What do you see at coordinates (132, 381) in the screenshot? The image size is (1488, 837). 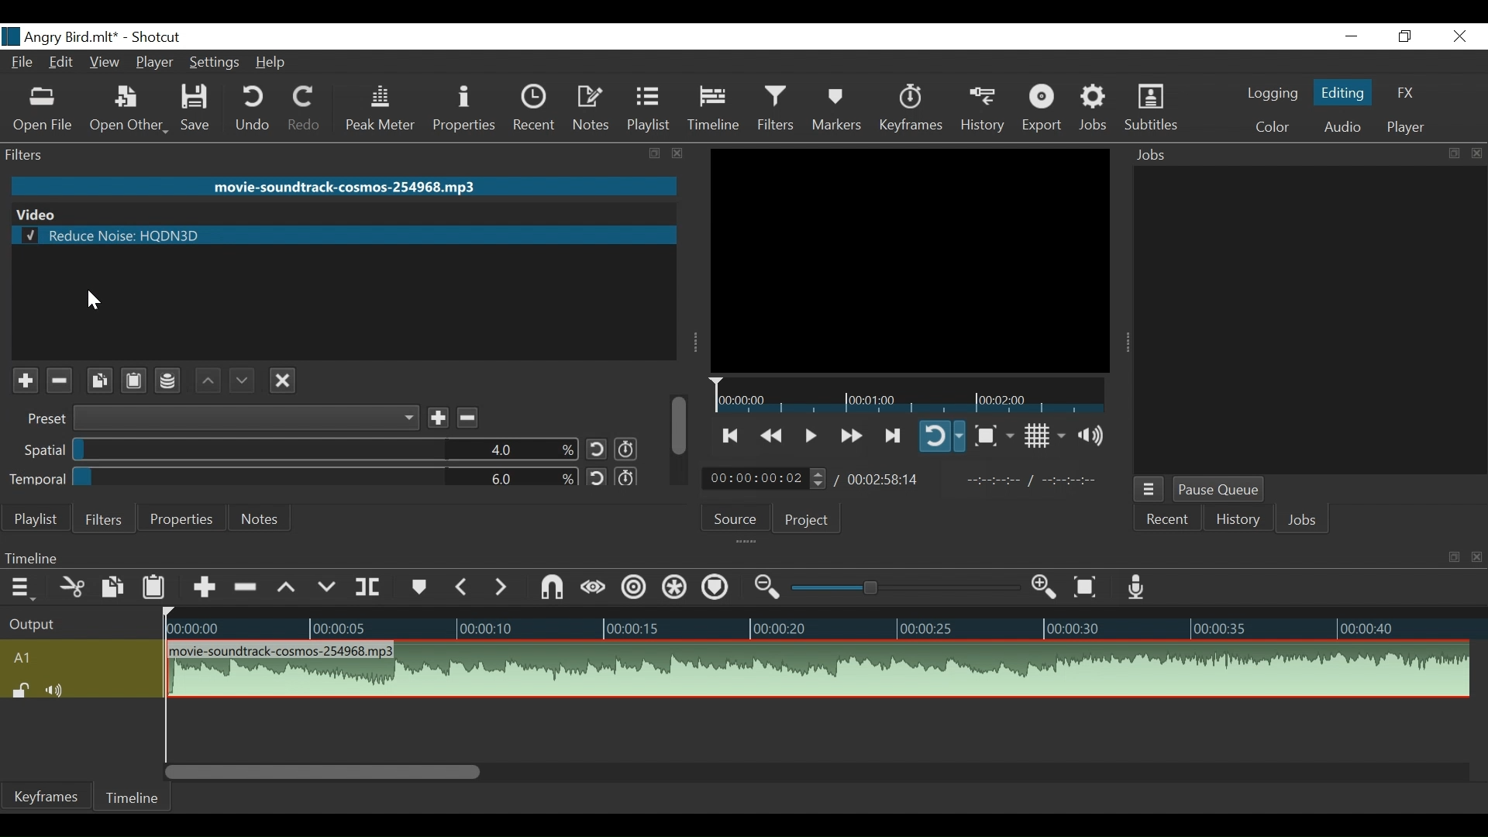 I see `Paste filter` at bounding box center [132, 381].